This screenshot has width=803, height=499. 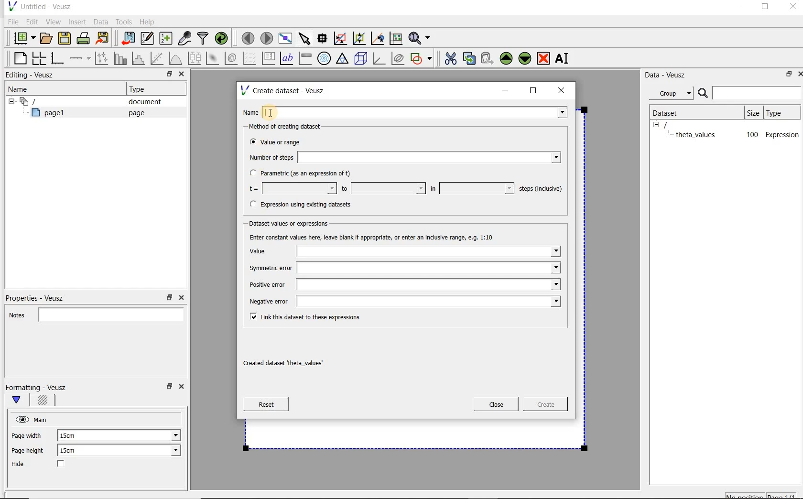 What do you see at coordinates (380, 237) in the screenshot?
I see `Enter constant values here, leave blank if appropriate, or enter an inclusive range, e.g. 1:10` at bounding box center [380, 237].